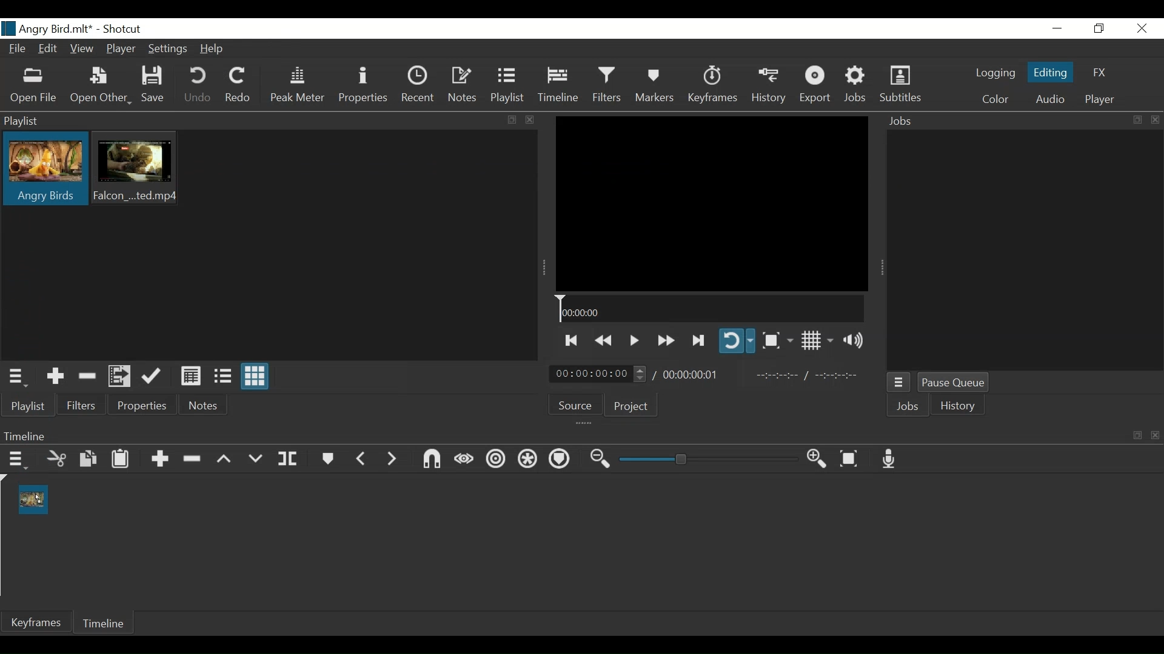 The image size is (1164, 654). What do you see at coordinates (559, 460) in the screenshot?
I see `Ripple markers` at bounding box center [559, 460].